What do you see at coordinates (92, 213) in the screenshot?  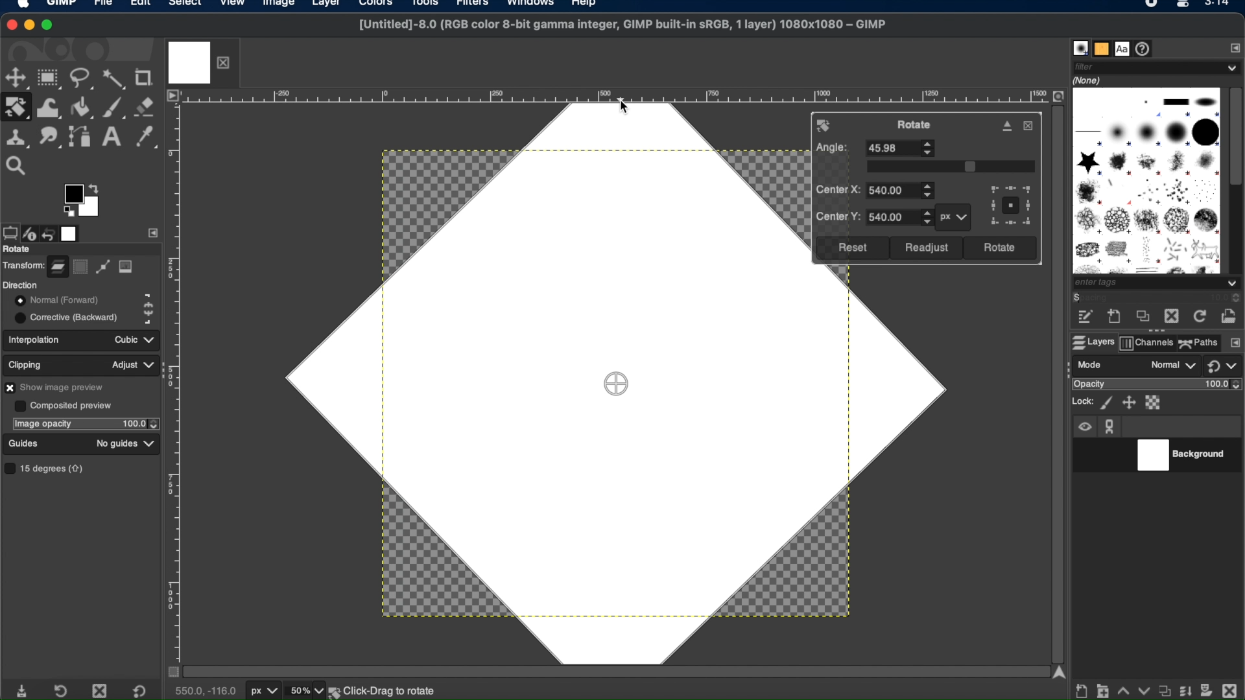 I see `active background color` at bounding box center [92, 213].